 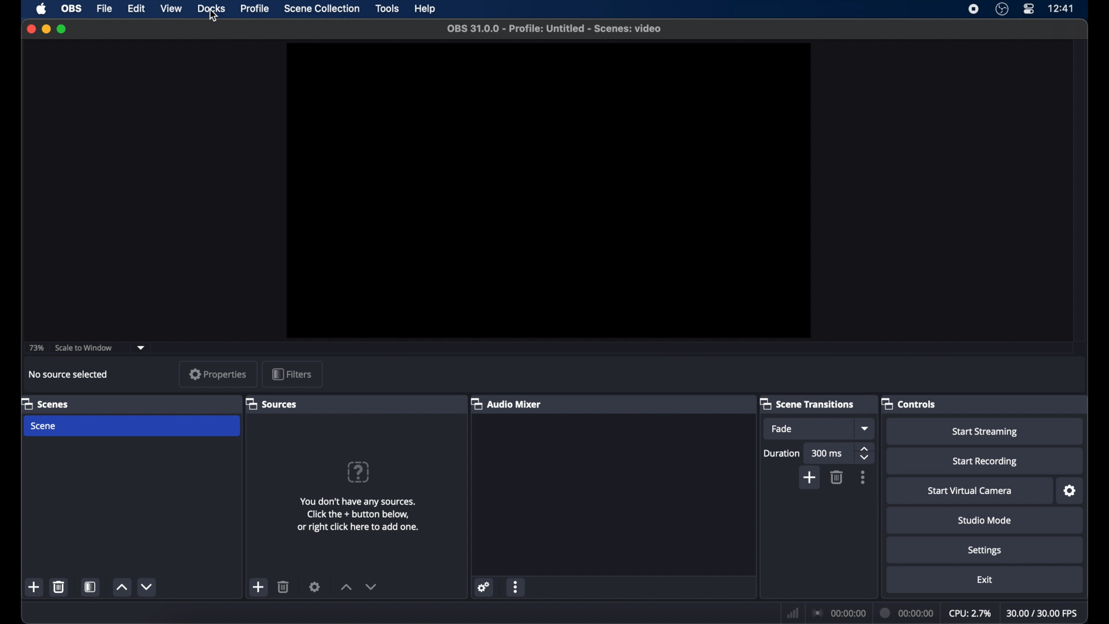 I want to click on network, so click(x=792, y=613).